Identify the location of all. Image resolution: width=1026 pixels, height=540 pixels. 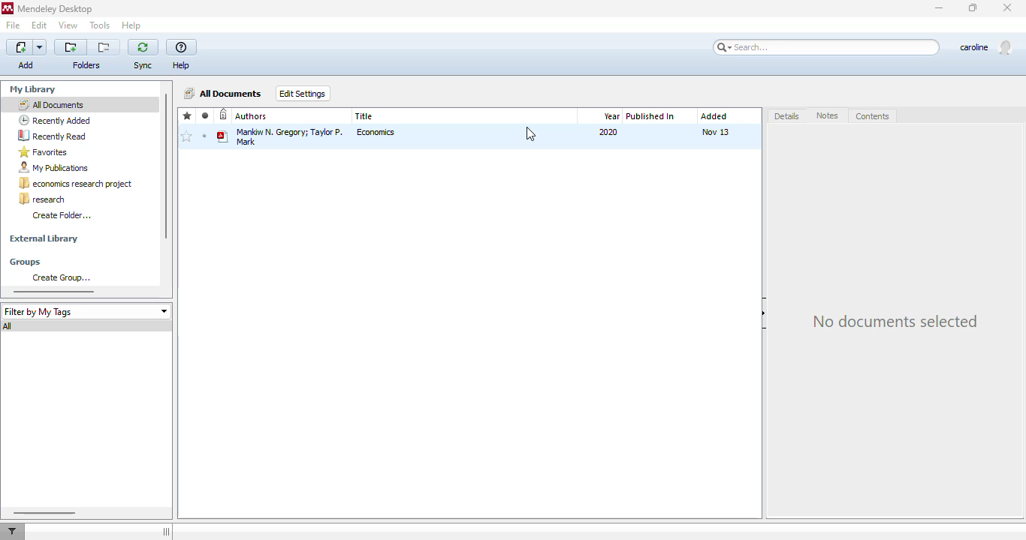
(9, 326).